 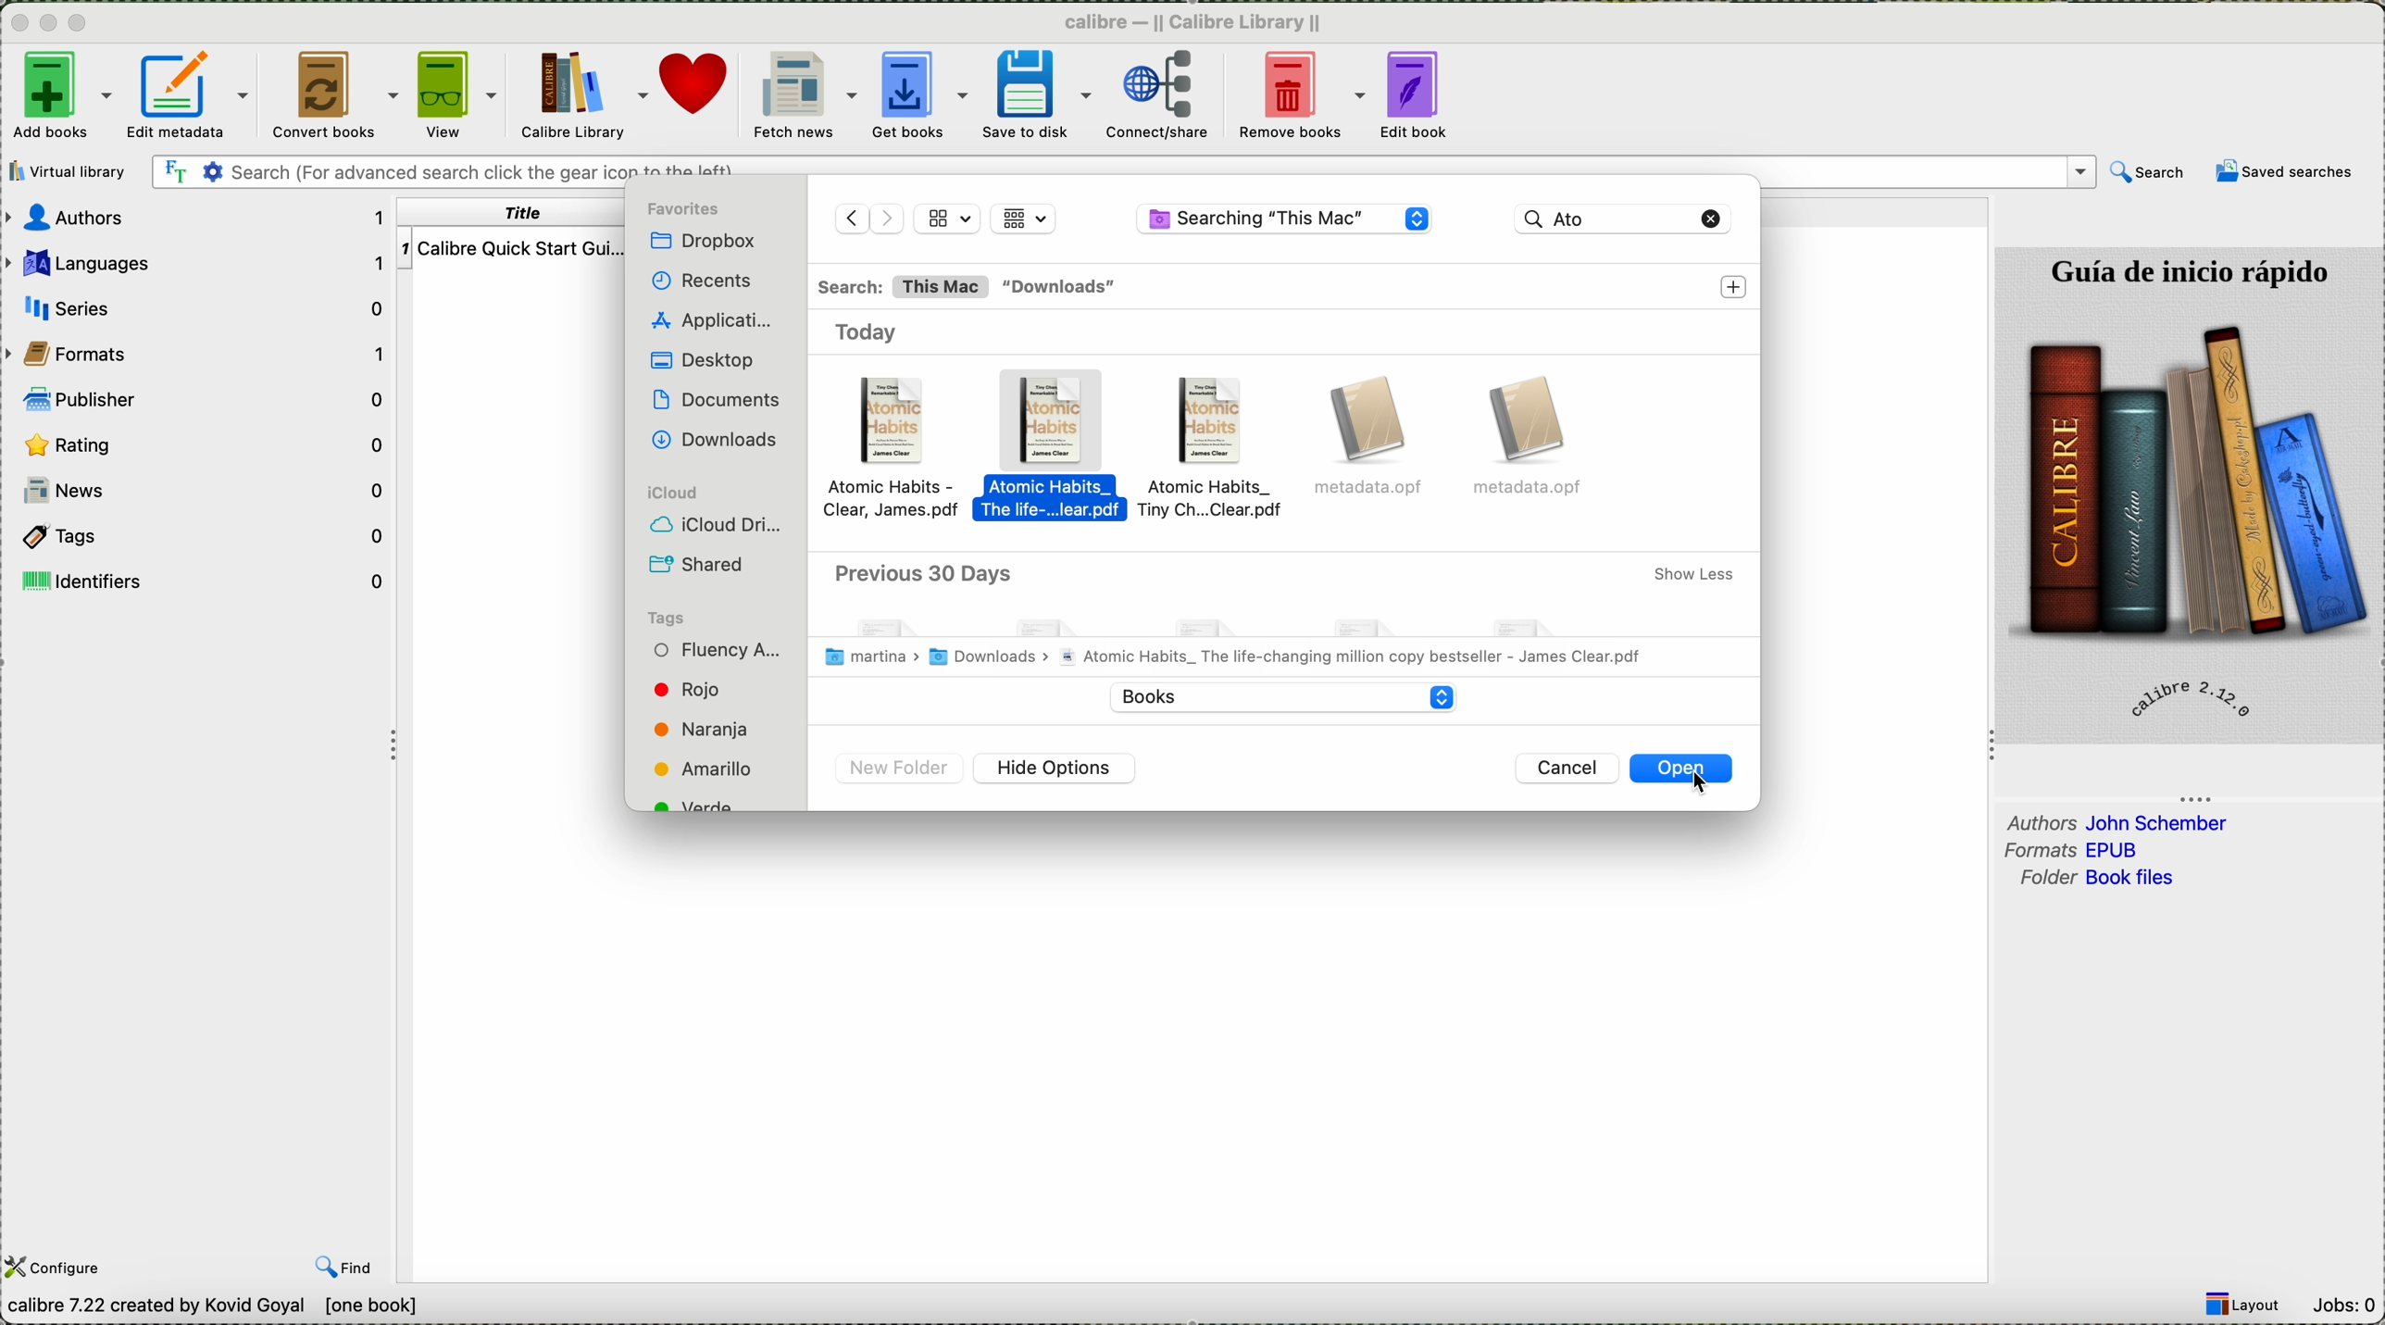 I want to click on get books, so click(x=919, y=94).